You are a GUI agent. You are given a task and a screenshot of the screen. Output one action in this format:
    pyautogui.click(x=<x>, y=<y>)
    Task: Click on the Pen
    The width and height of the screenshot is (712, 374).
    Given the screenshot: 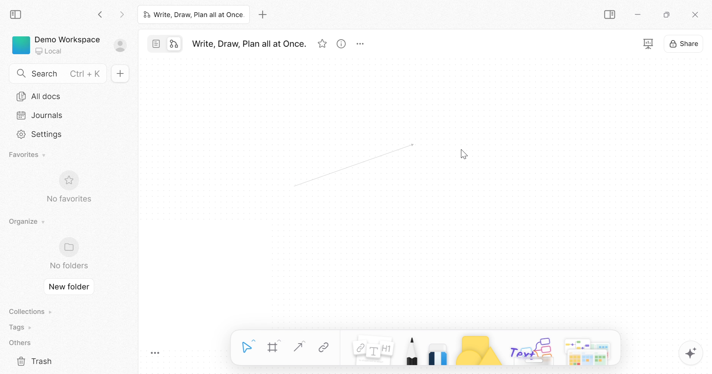 What is the action you would take?
    pyautogui.click(x=411, y=350)
    